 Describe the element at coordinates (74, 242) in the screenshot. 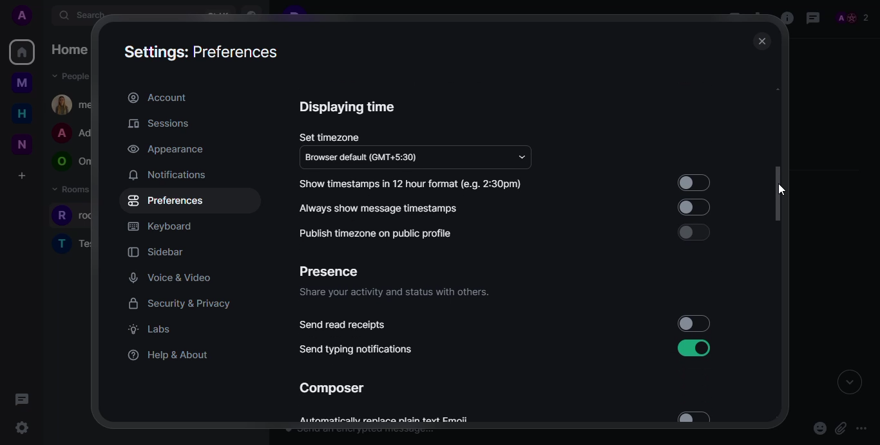

I see `room` at that location.